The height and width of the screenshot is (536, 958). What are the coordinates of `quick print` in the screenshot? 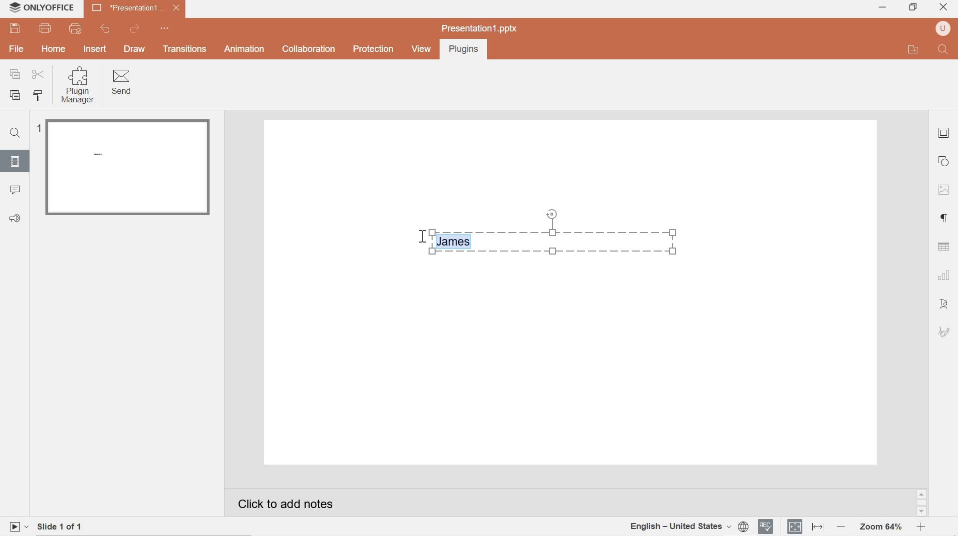 It's located at (79, 29).